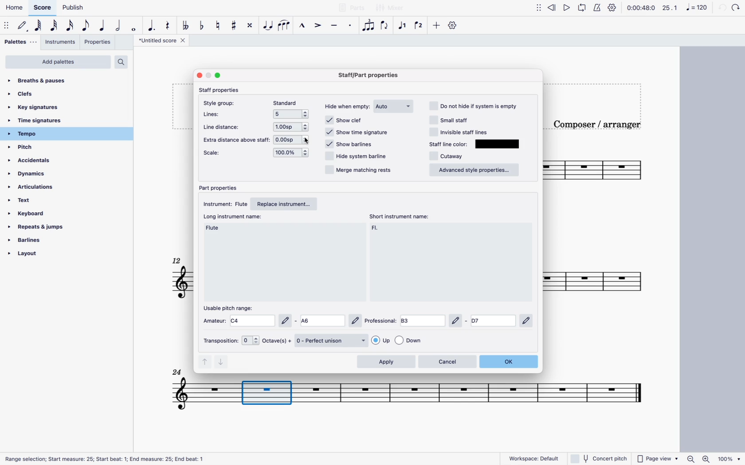 The height and width of the screenshot is (465, 745). I want to click on default, so click(22, 26).